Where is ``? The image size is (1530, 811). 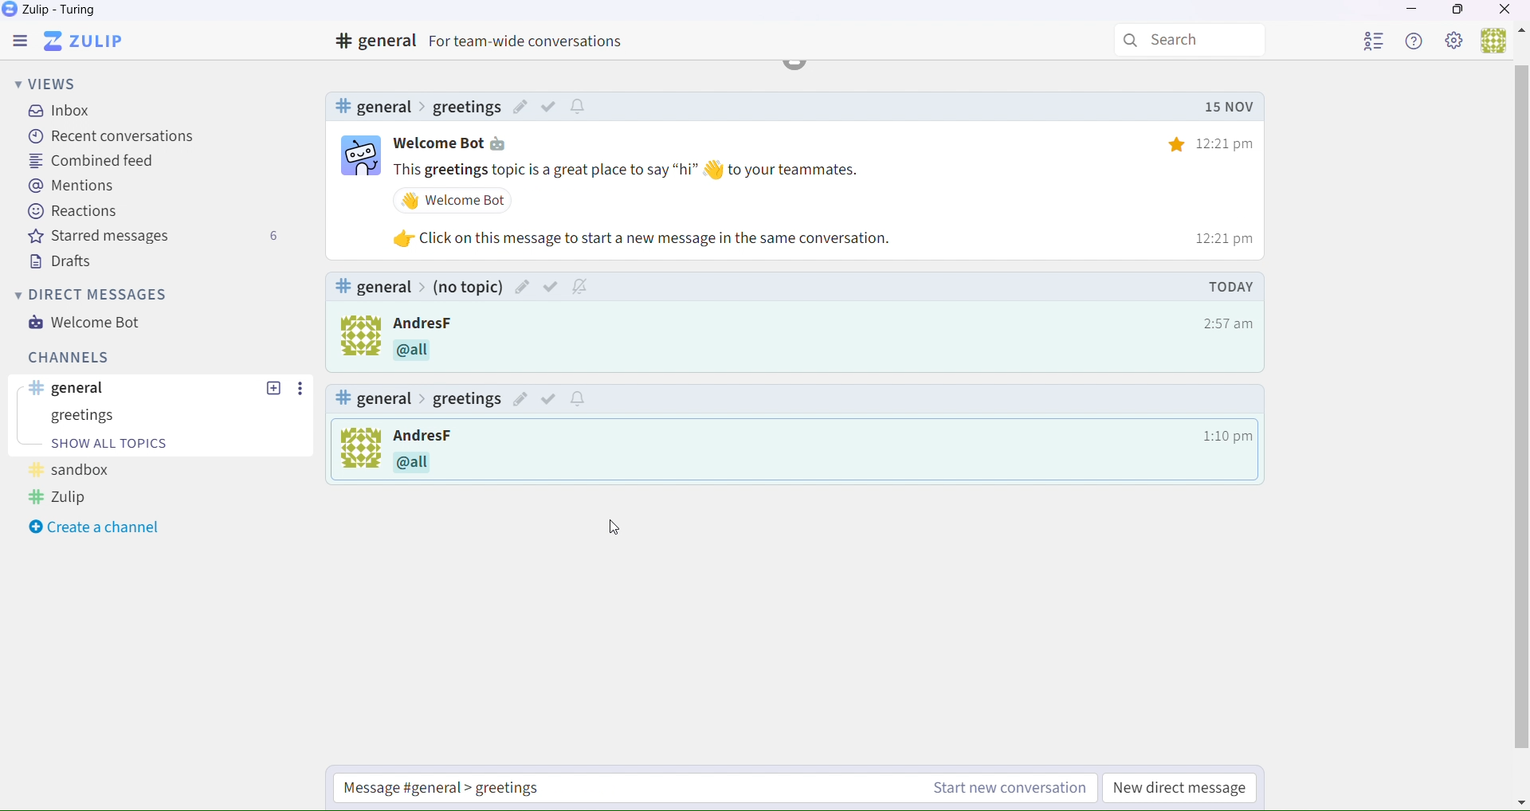
 is located at coordinates (301, 388).